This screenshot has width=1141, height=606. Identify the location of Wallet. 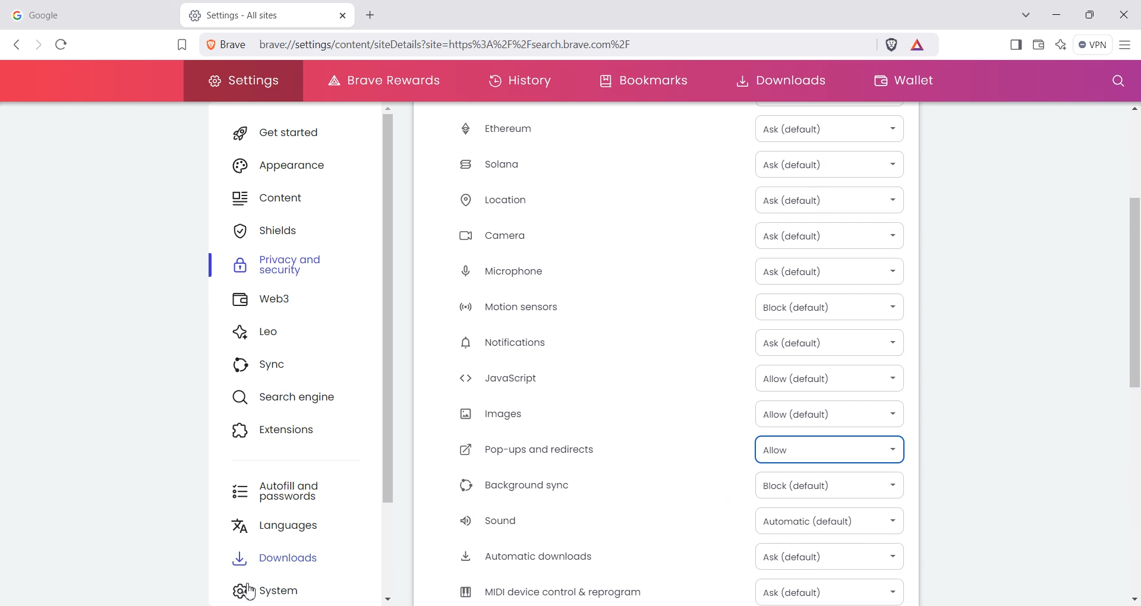
(902, 81).